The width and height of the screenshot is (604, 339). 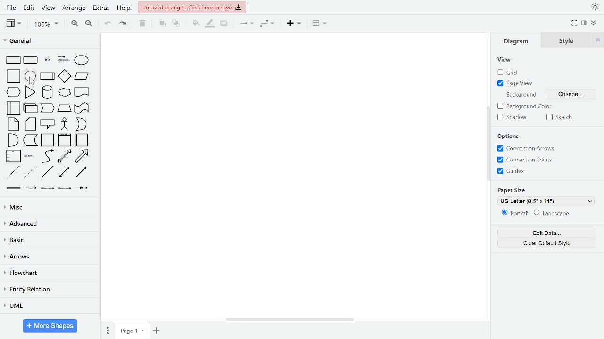 I want to click on UML, so click(x=50, y=307).